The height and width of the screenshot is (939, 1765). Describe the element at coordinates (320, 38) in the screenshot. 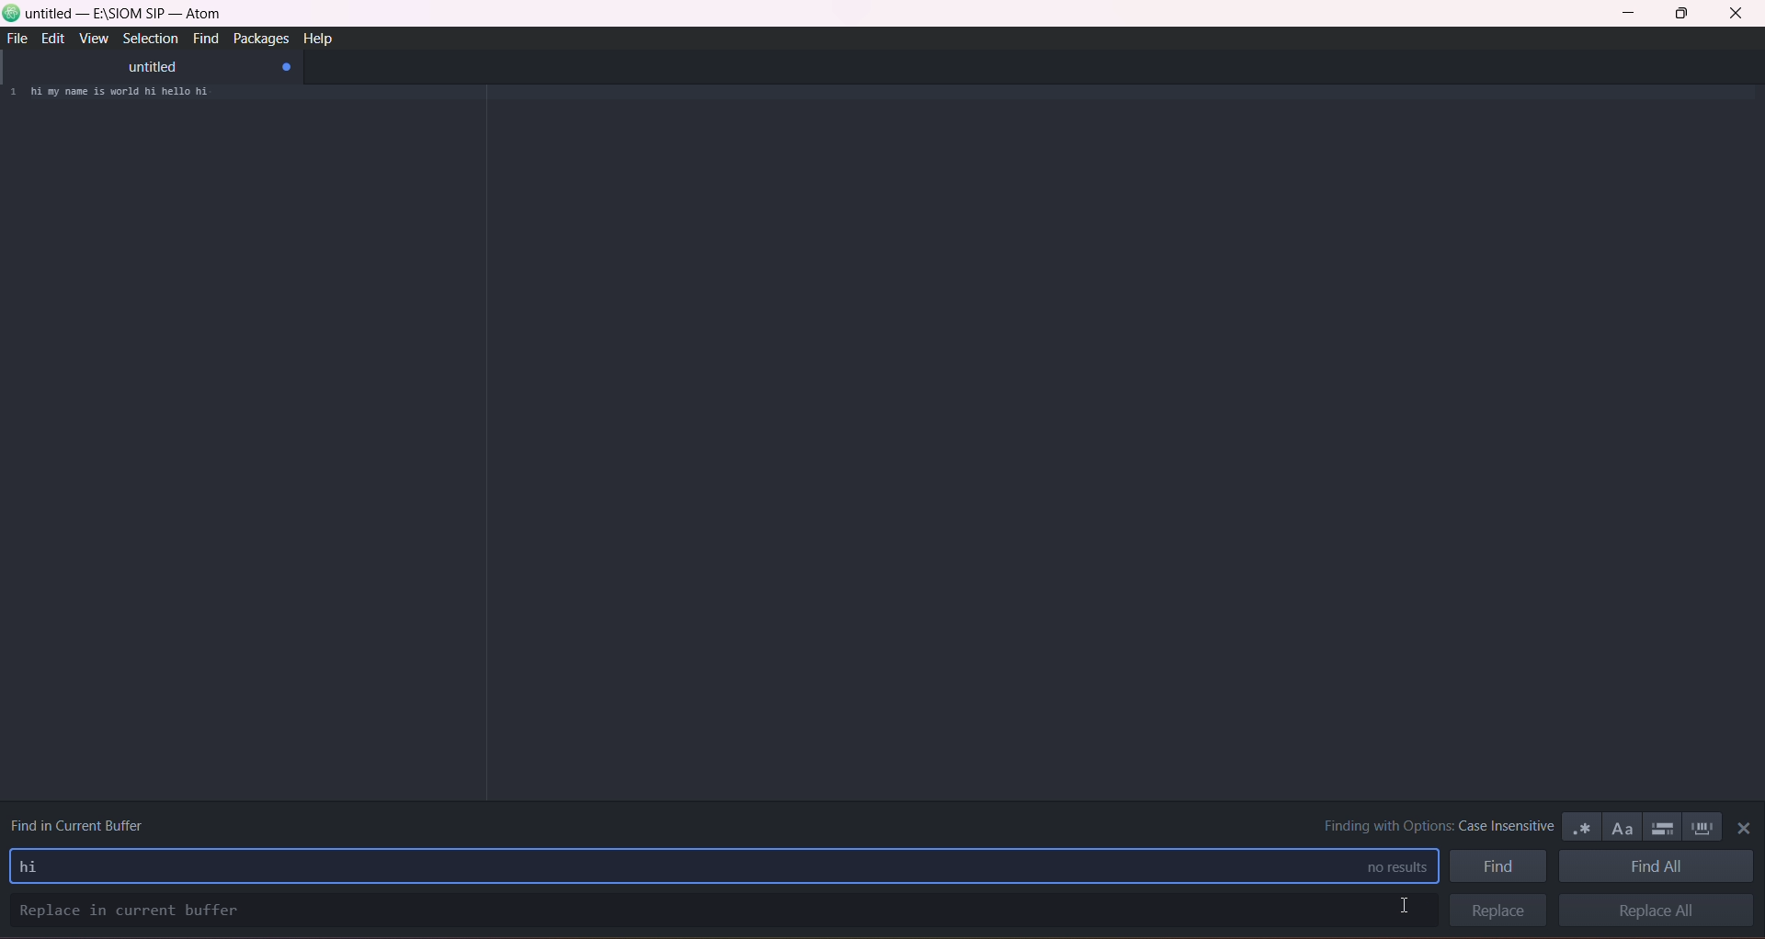

I see `help` at that location.